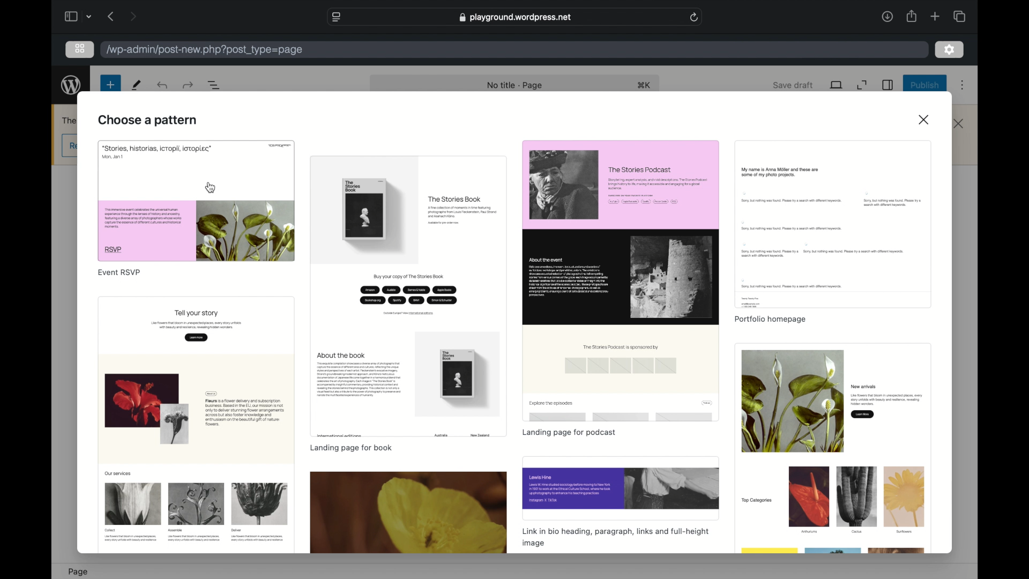 This screenshot has width=1029, height=579. I want to click on tools, so click(137, 85).